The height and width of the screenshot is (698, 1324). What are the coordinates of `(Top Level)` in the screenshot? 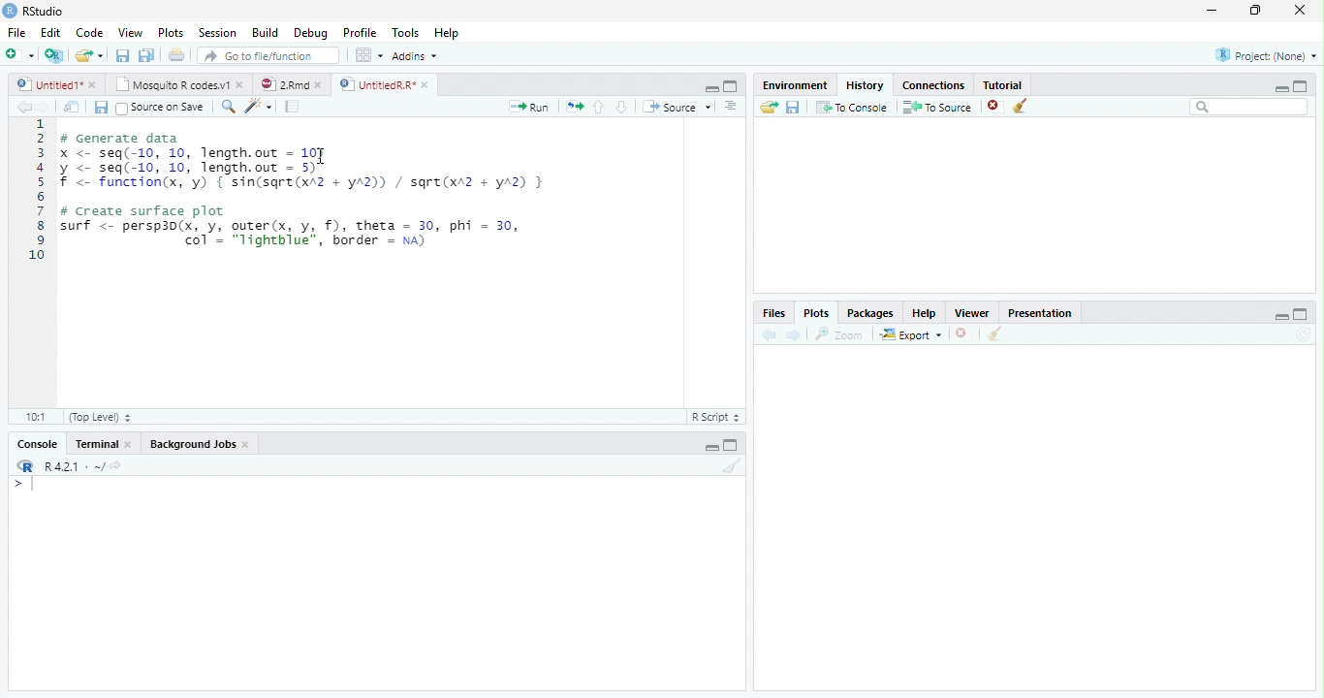 It's located at (102, 417).